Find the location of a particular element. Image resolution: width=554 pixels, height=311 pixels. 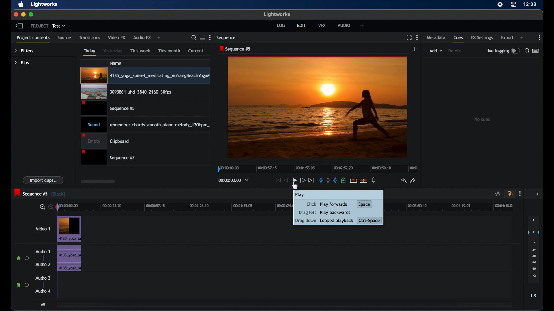

rewind is located at coordinates (287, 180).